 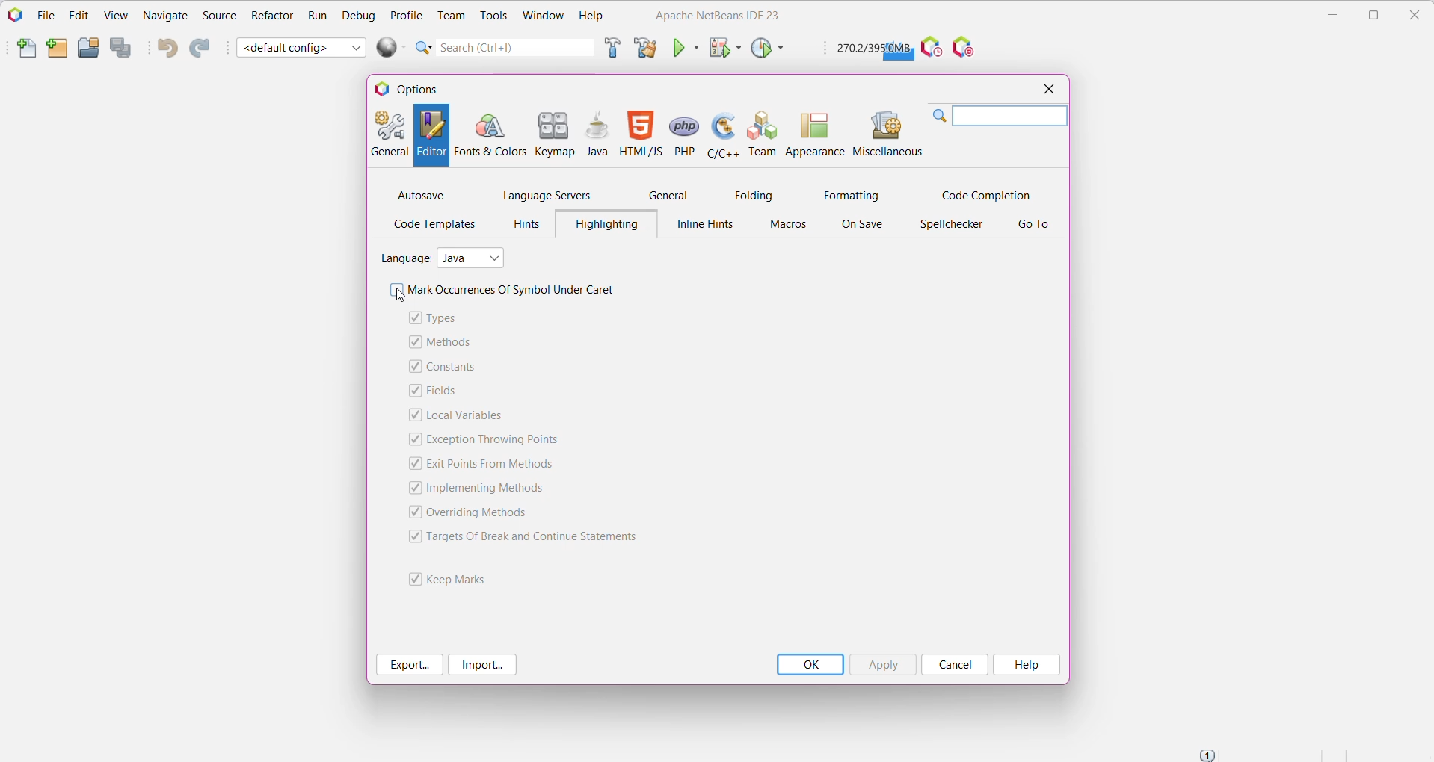 What do you see at coordinates (1047, 90) in the screenshot?
I see `Close` at bounding box center [1047, 90].